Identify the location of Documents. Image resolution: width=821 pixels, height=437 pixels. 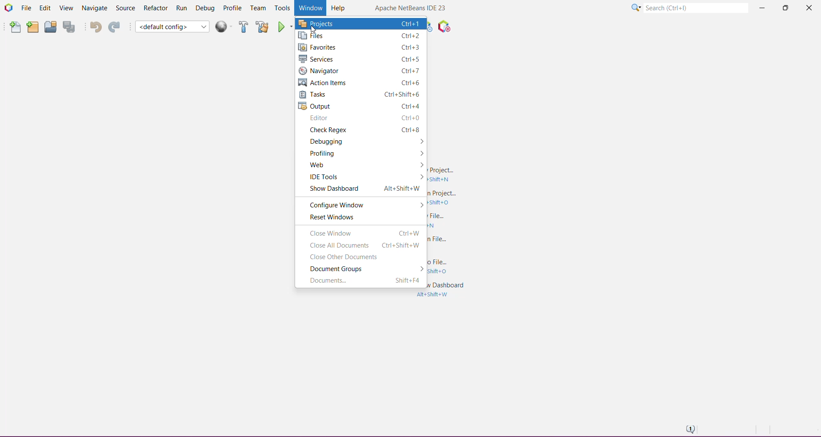
(363, 281).